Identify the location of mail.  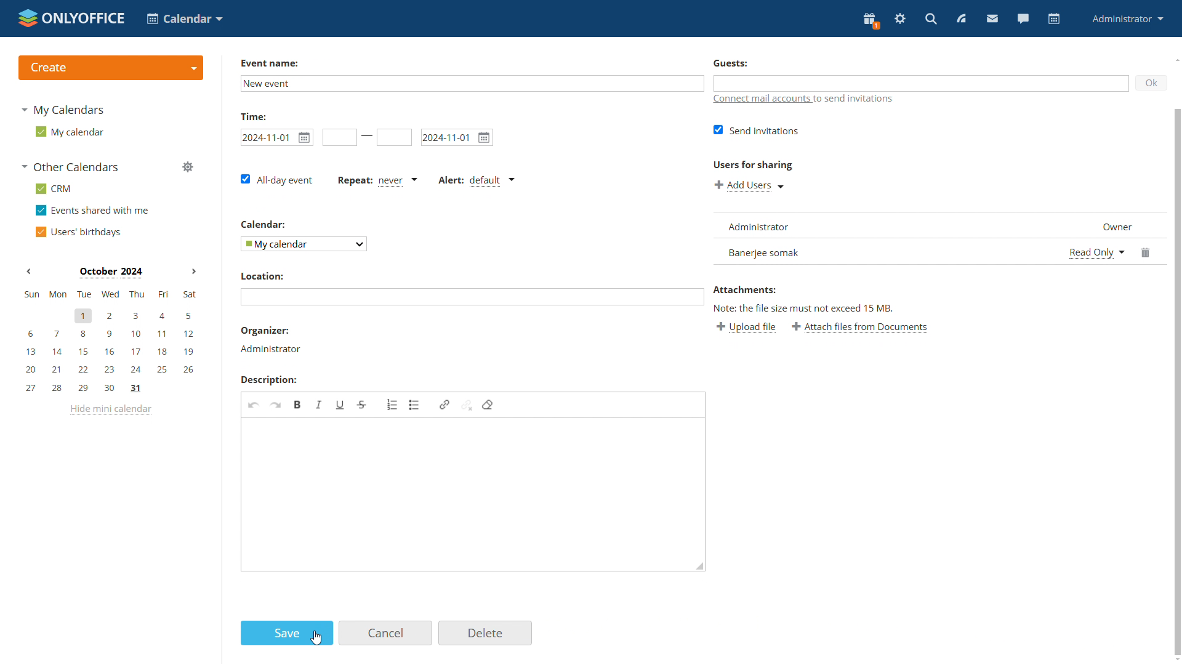
(991, 18).